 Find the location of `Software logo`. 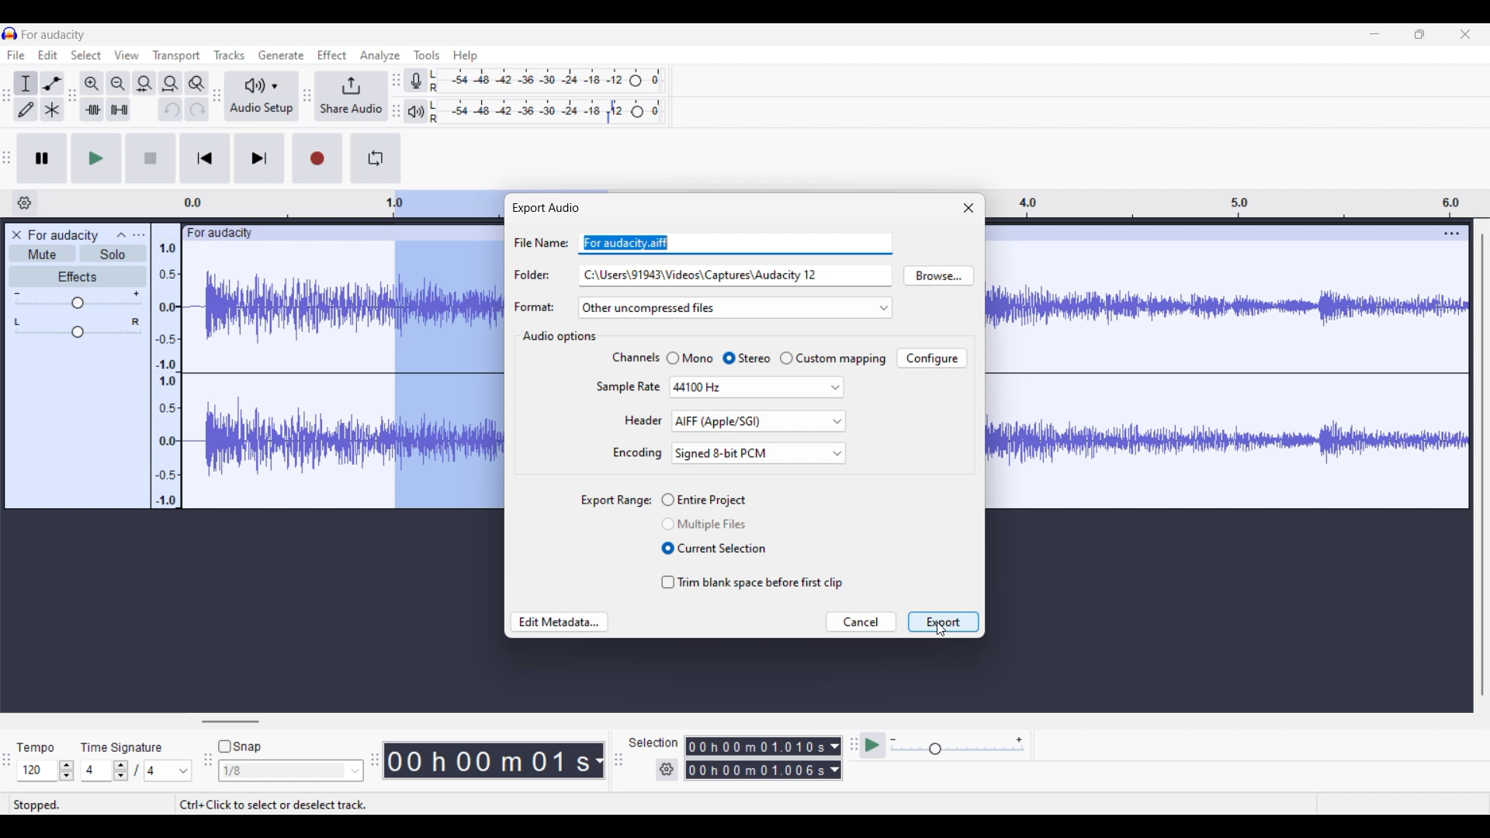

Software logo is located at coordinates (10, 33).